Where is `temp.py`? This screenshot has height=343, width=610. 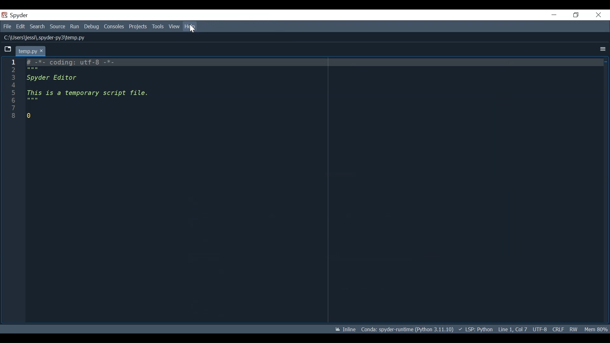 temp.py is located at coordinates (31, 51).